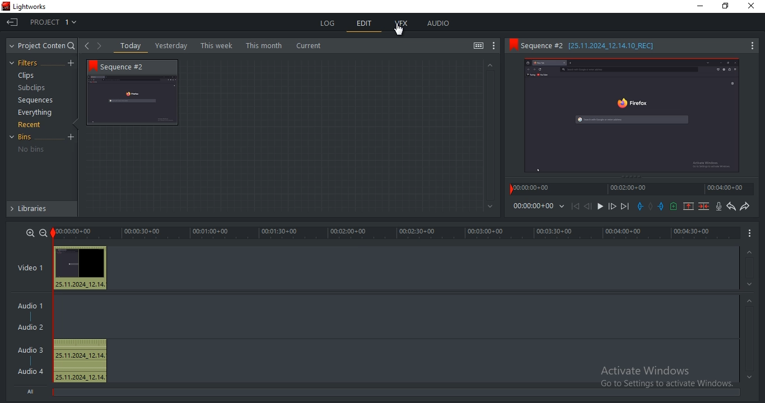 This screenshot has height=403, width=765. I want to click on timeline, so click(633, 187).